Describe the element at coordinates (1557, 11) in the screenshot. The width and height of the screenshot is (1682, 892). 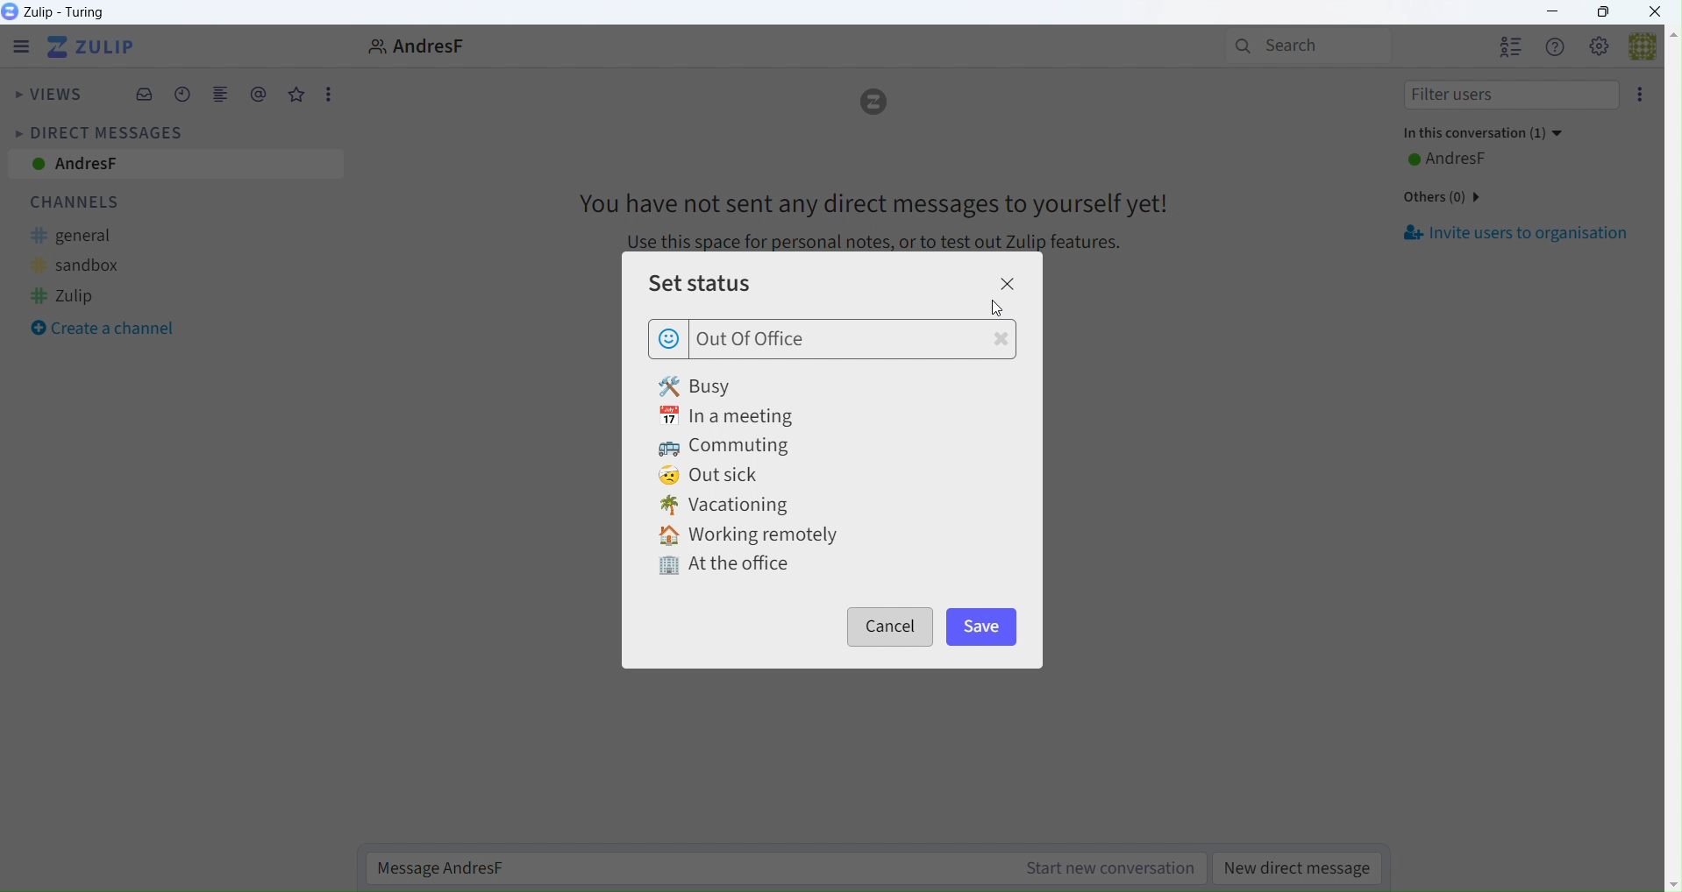
I see `minimize` at that location.